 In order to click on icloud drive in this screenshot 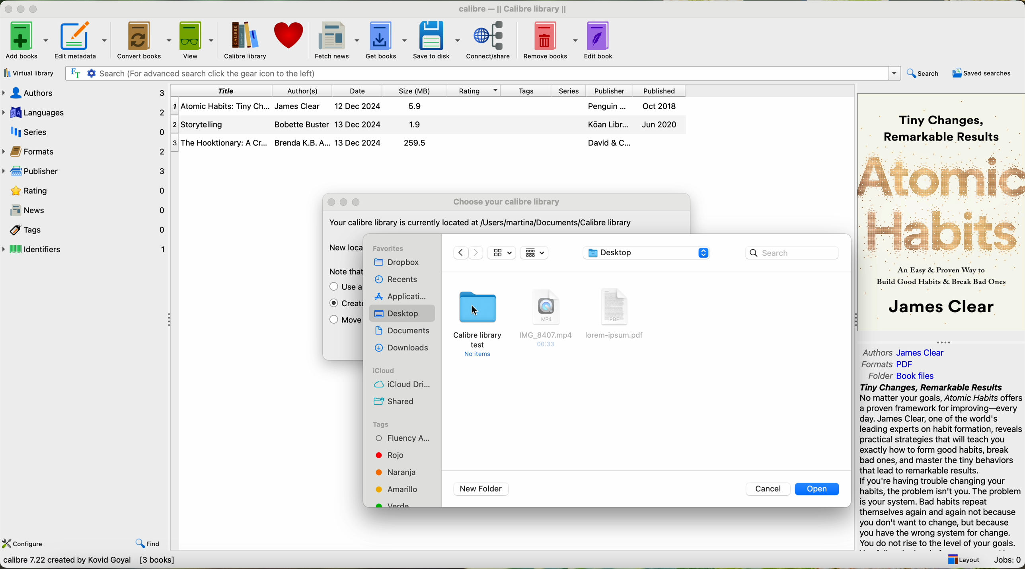, I will do `click(402, 385)`.